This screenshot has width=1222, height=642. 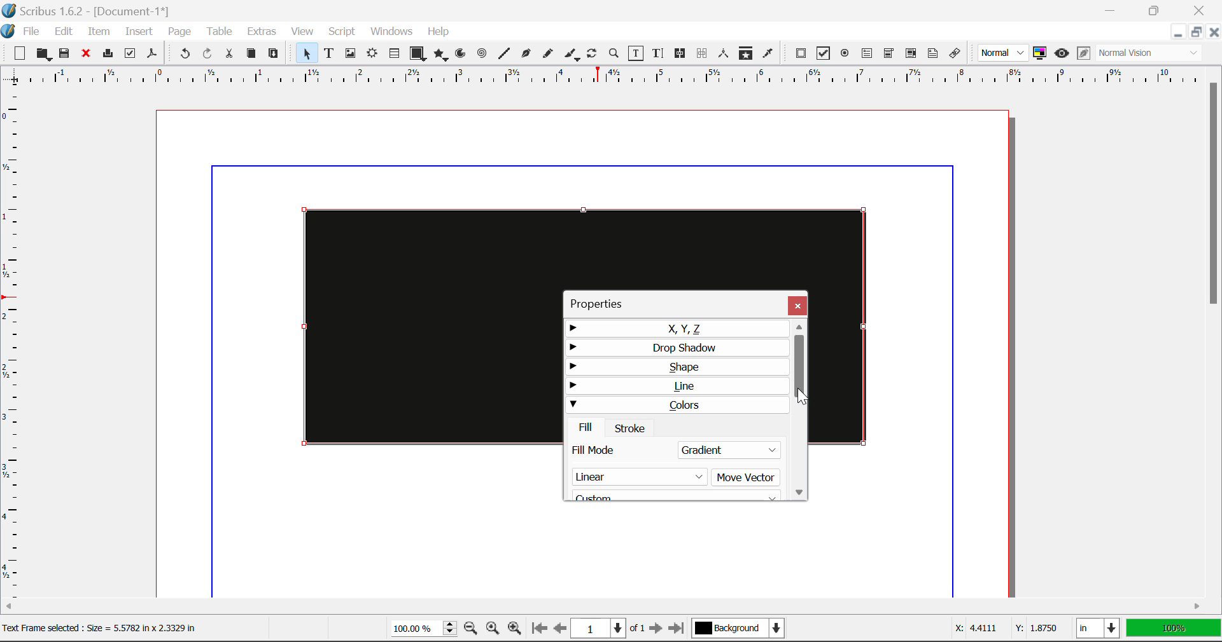 What do you see at coordinates (515, 630) in the screenshot?
I see `Zoom In` at bounding box center [515, 630].